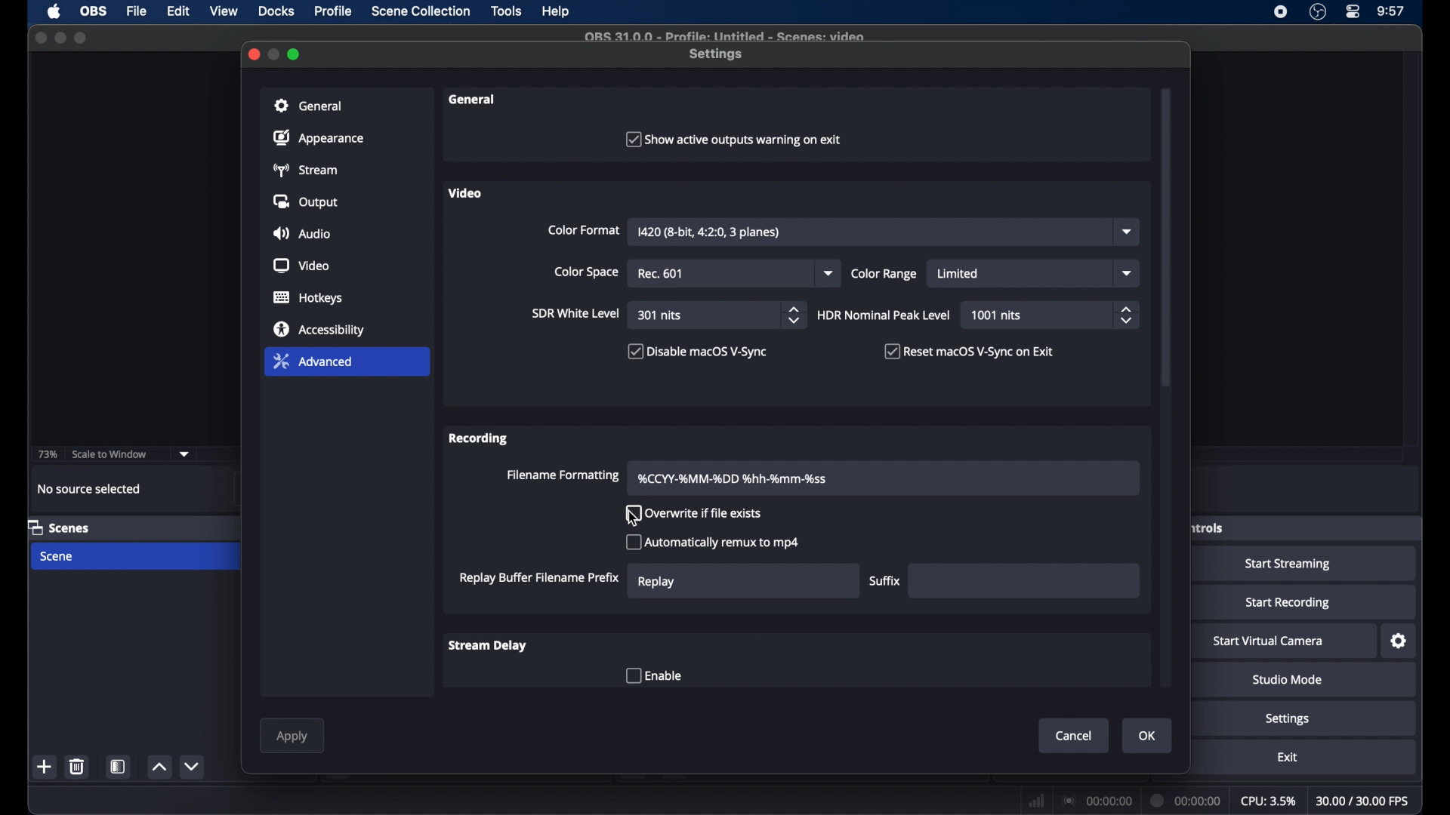 The width and height of the screenshot is (1450, 815). Describe the element at coordinates (159, 767) in the screenshot. I see `increment` at that location.